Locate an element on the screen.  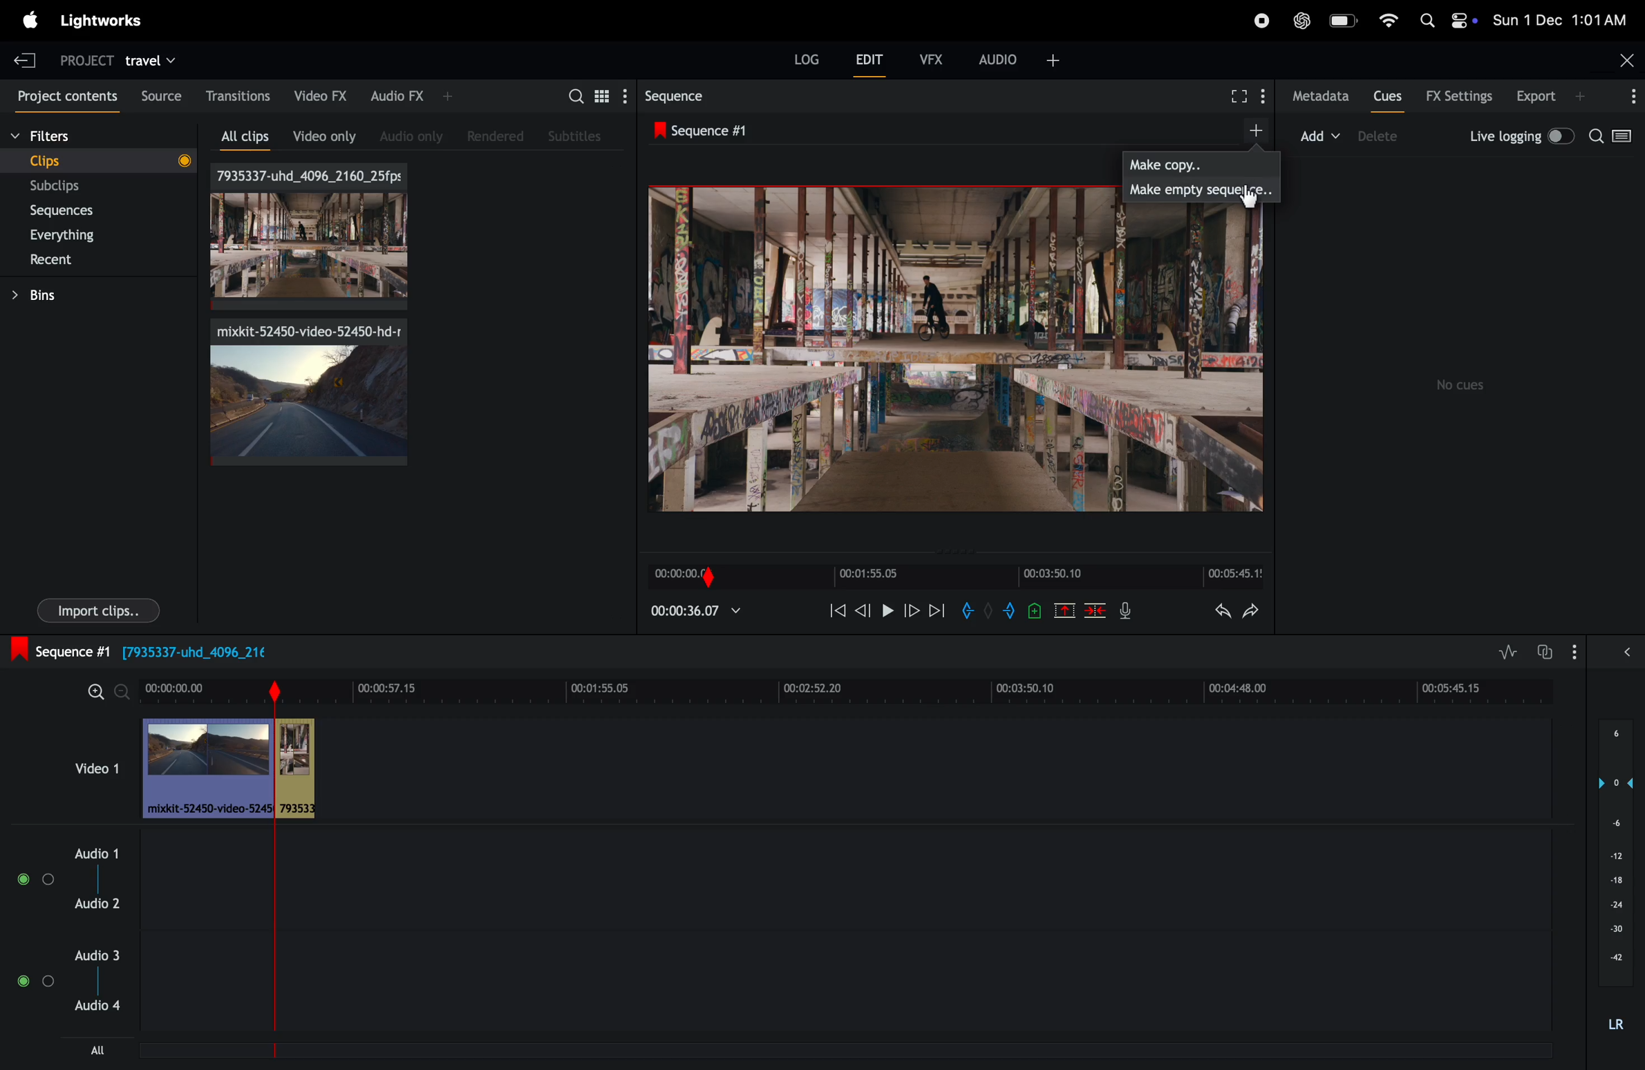
apple menu is located at coordinates (30, 20).